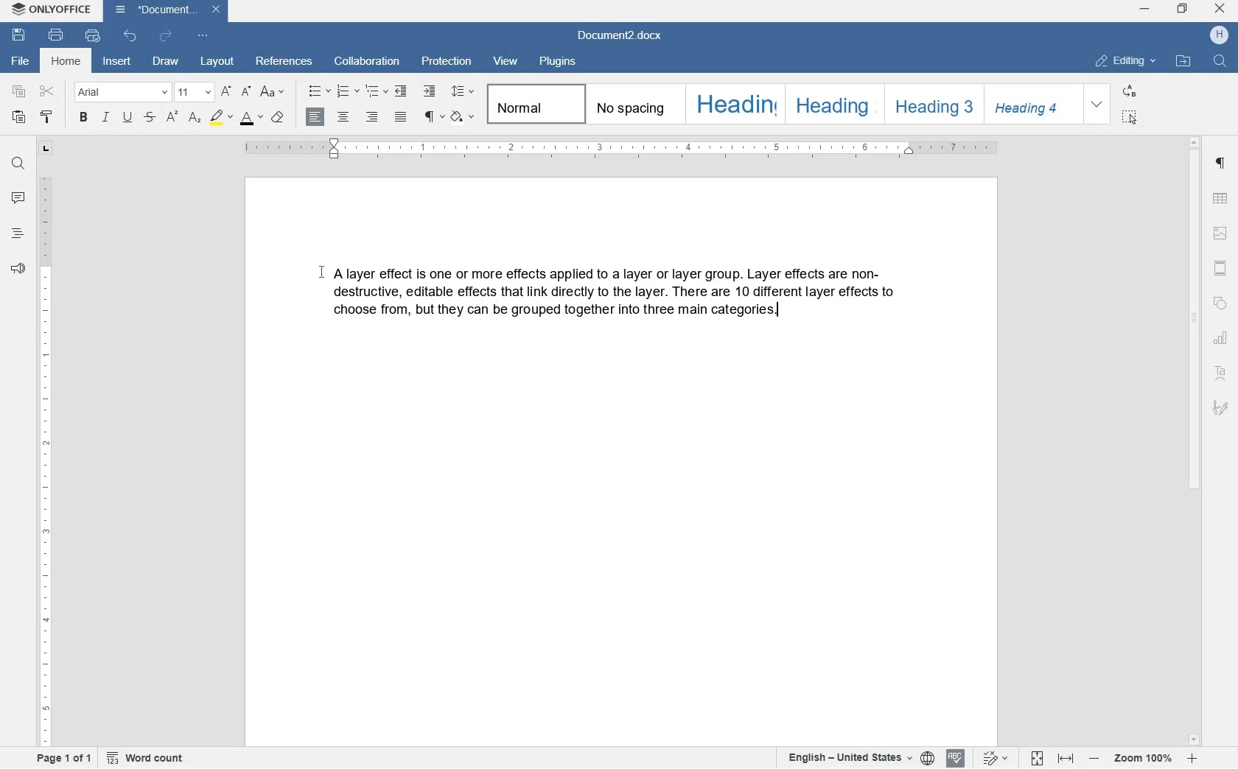  I want to click on open file location, so click(1184, 62).